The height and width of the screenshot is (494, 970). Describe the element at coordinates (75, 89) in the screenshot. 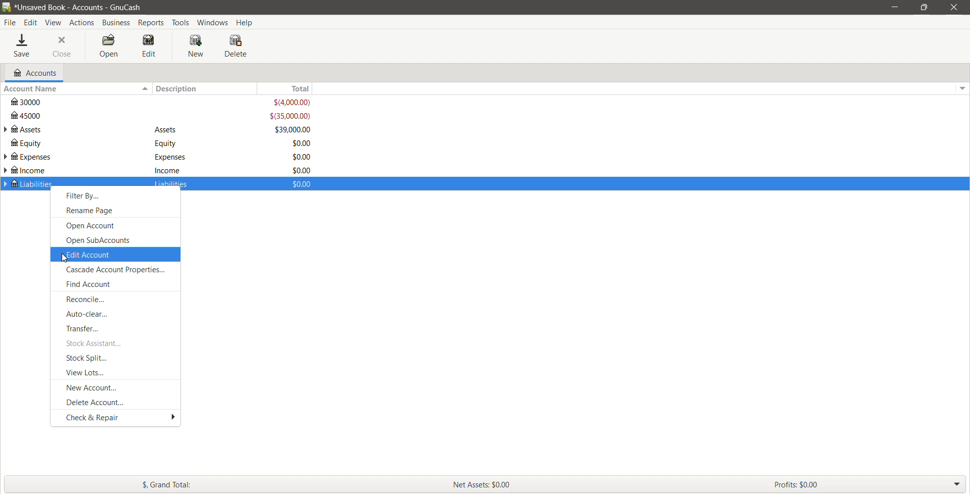

I see `Account Name` at that location.